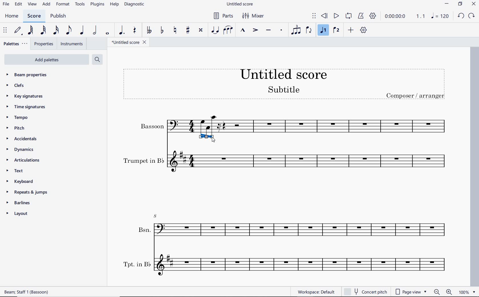 This screenshot has height=297, width=479. I want to click on edit, so click(18, 5).